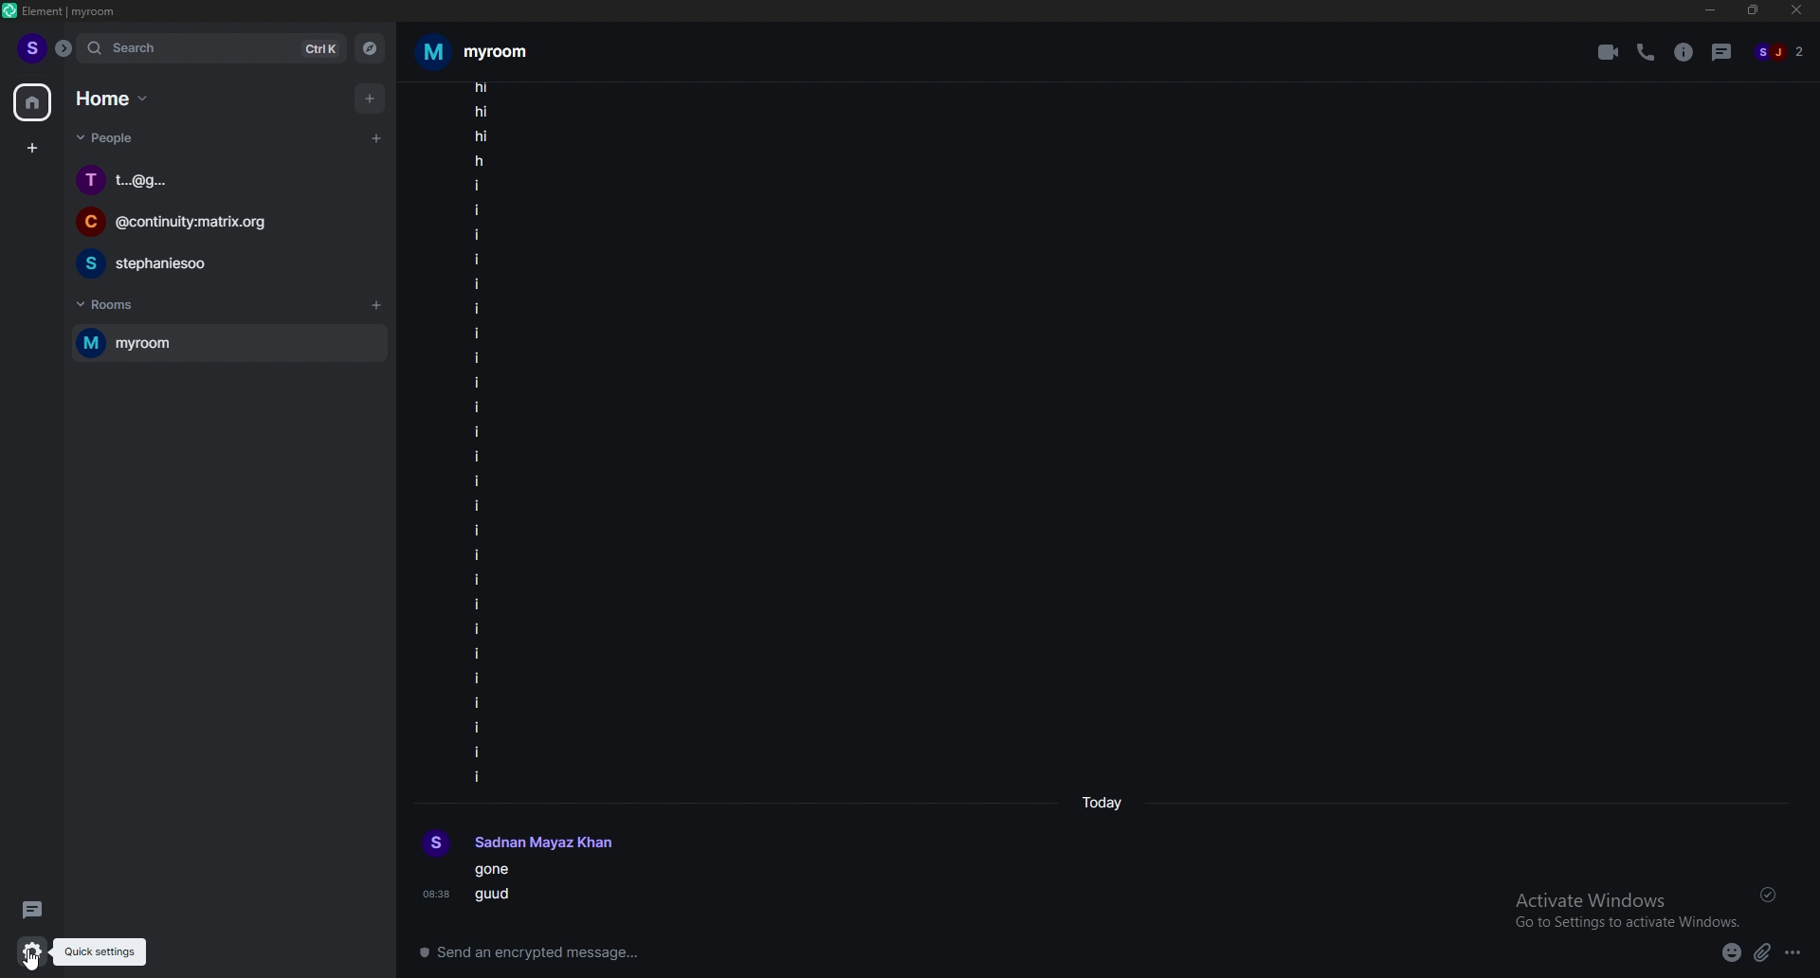  Describe the element at coordinates (115, 306) in the screenshot. I see `rooms` at that location.